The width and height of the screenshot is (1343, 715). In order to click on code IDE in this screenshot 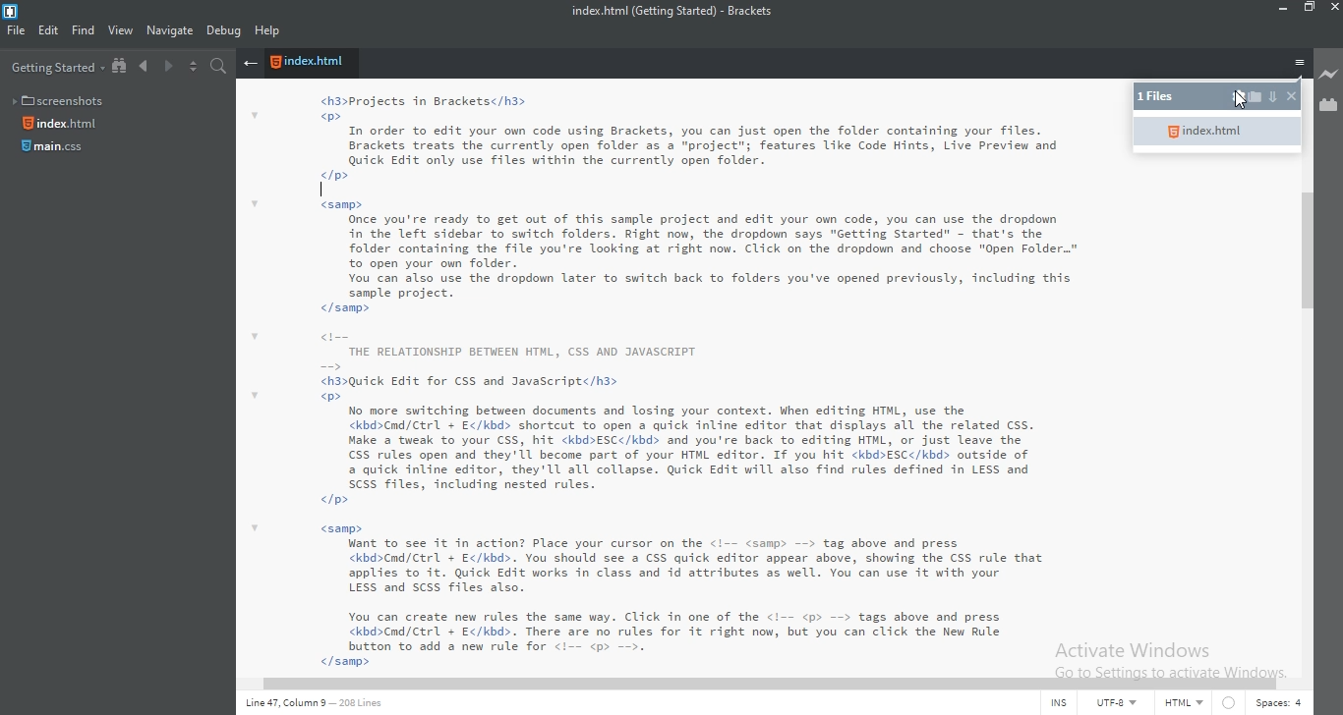, I will do `click(668, 379)`.